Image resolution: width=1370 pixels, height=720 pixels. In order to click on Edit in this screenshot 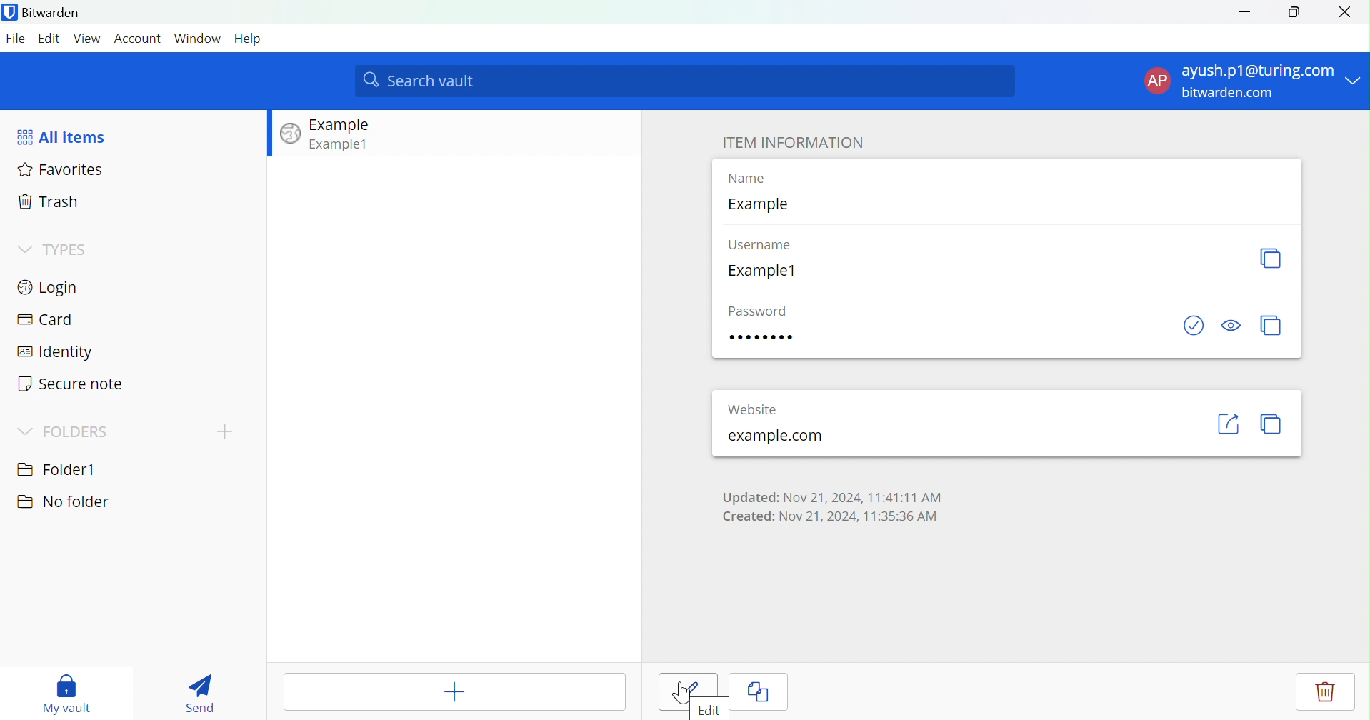, I will do `click(713, 711)`.